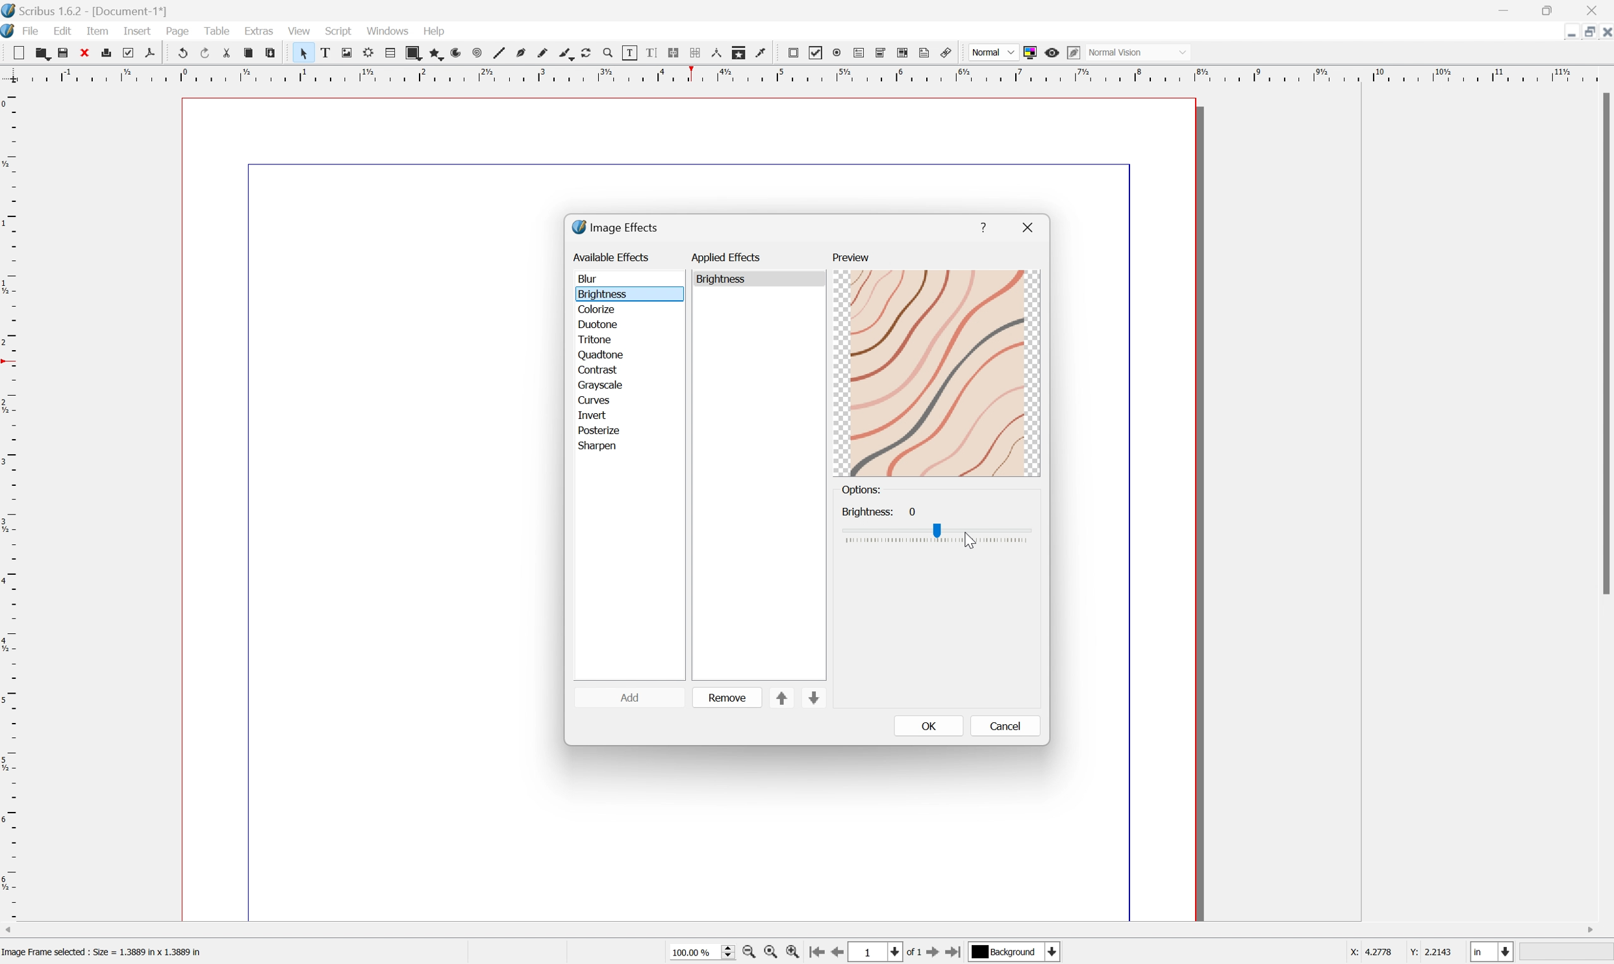  What do you see at coordinates (1595, 10) in the screenshot?
I see `Close` at bounding box center [1595, 10].